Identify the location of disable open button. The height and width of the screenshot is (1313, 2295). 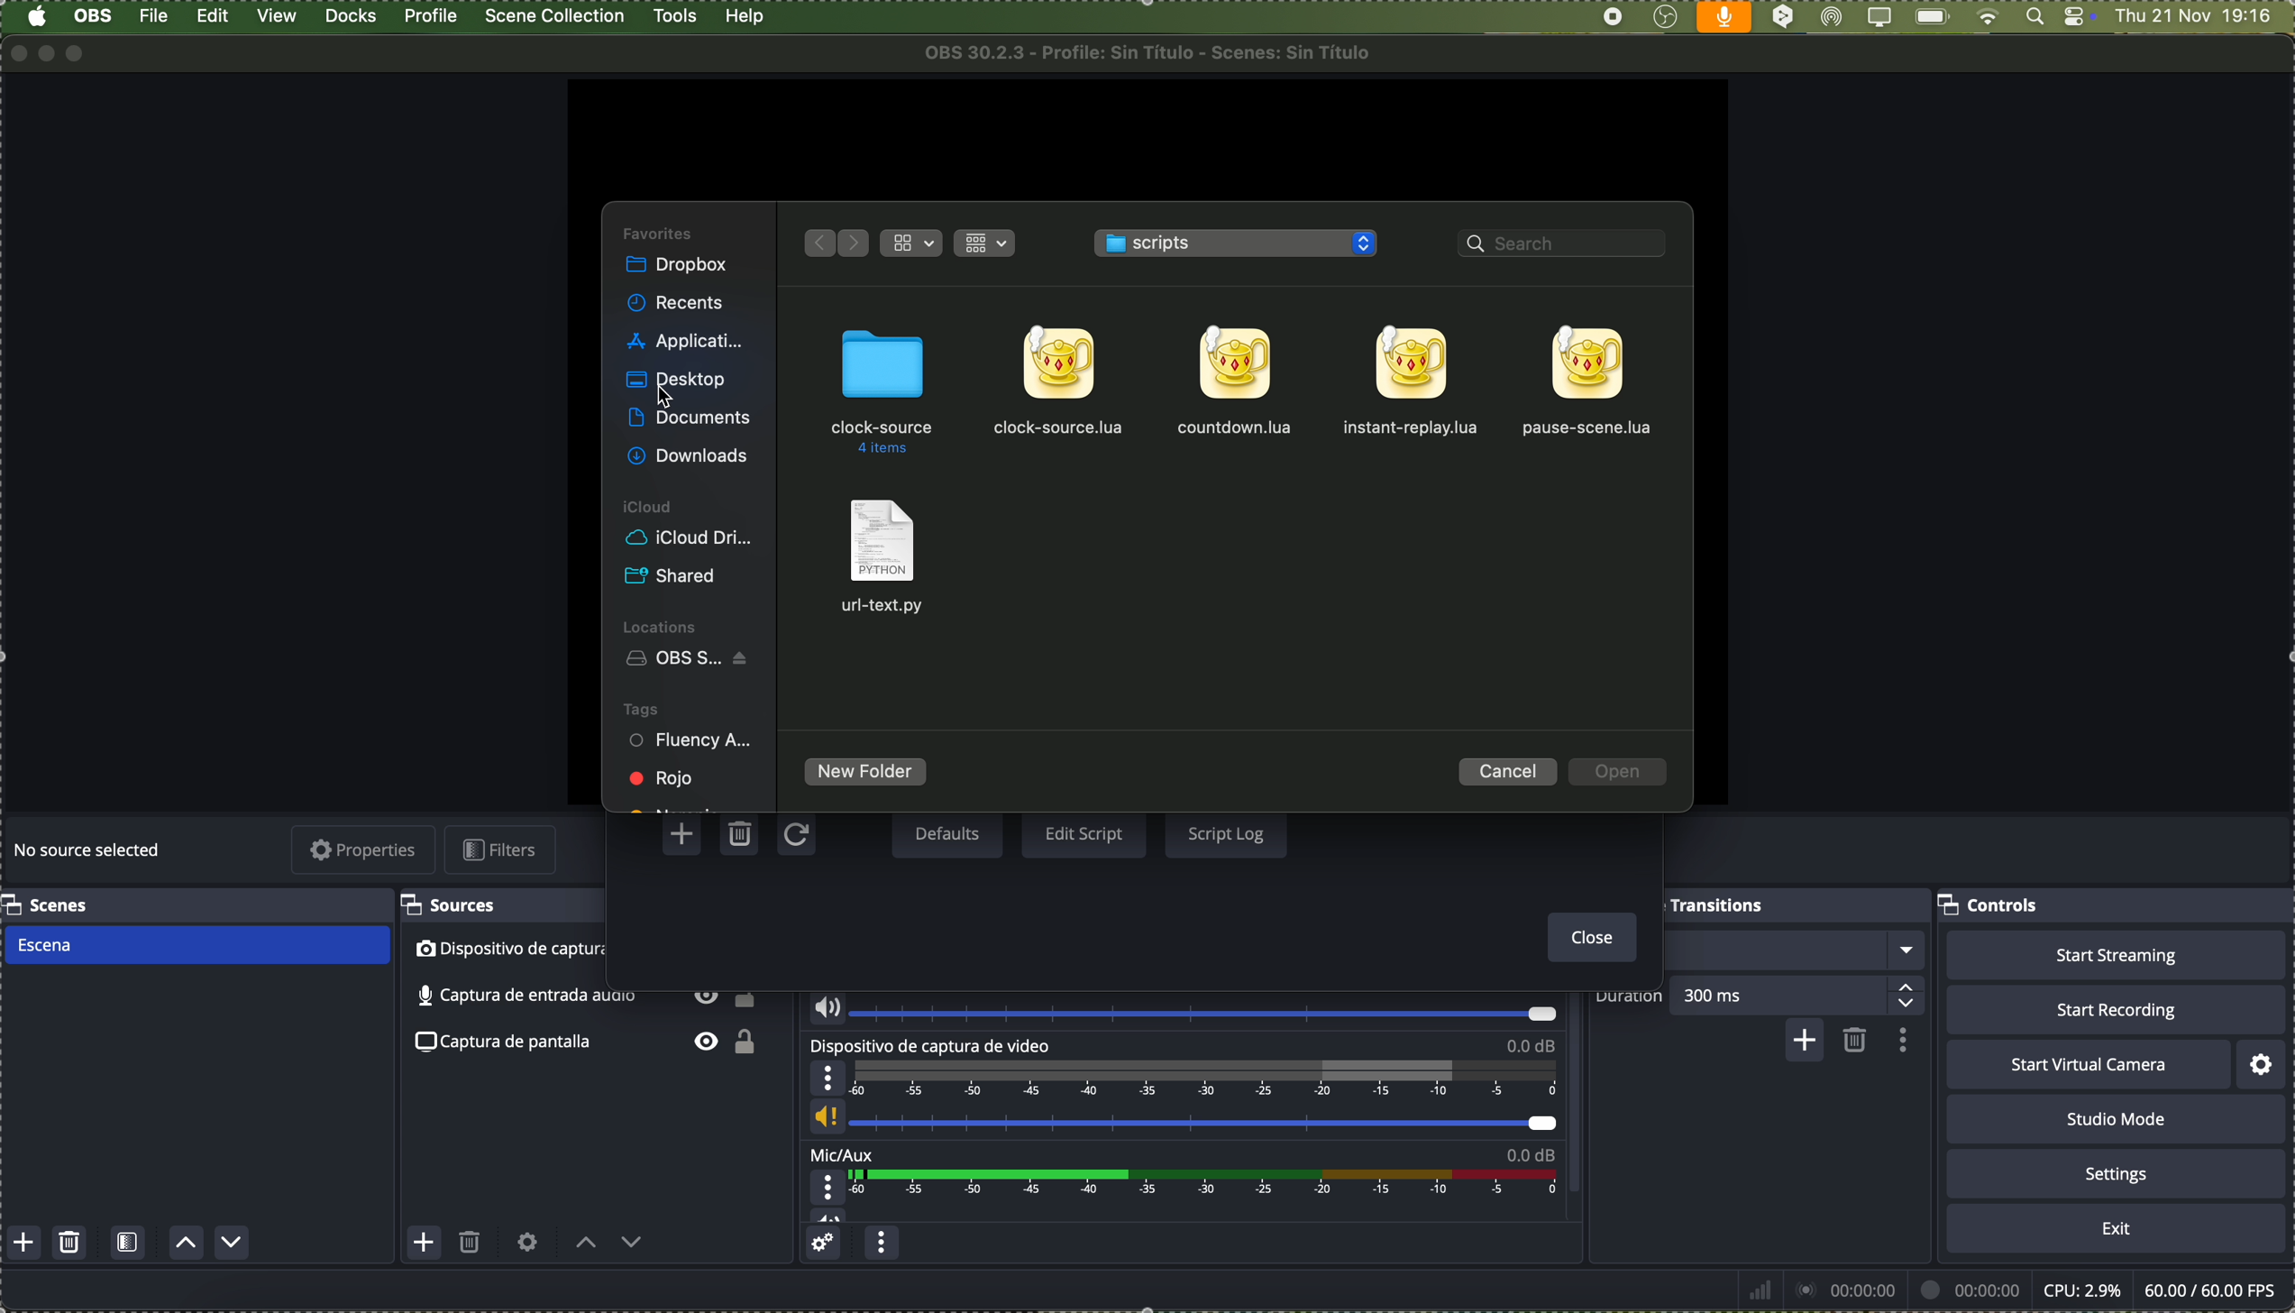
(1618, 773).